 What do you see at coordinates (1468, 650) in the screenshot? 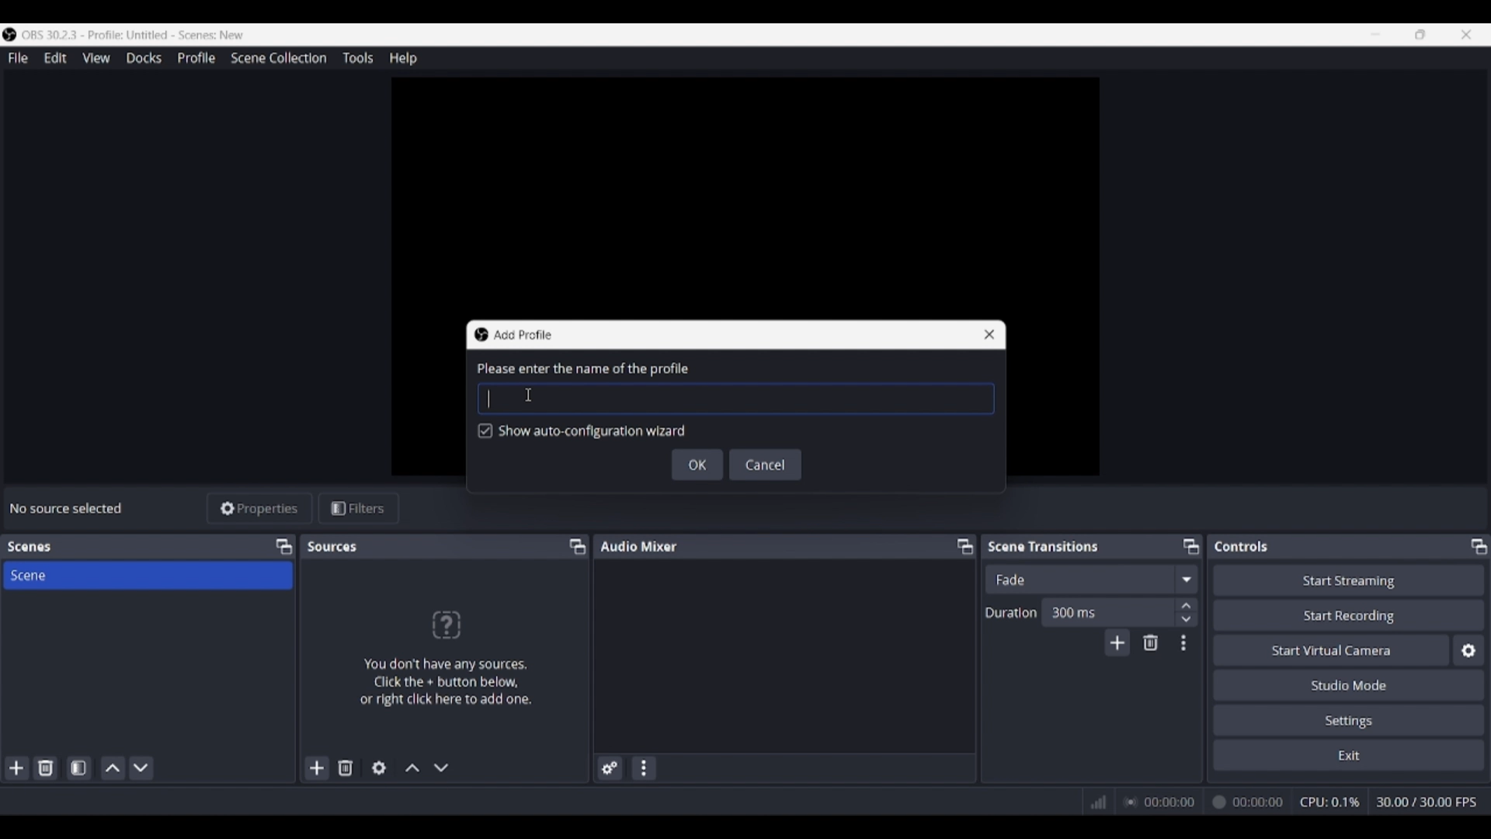
I see `Configure virtual camera` at bounding box center [1468, 650].